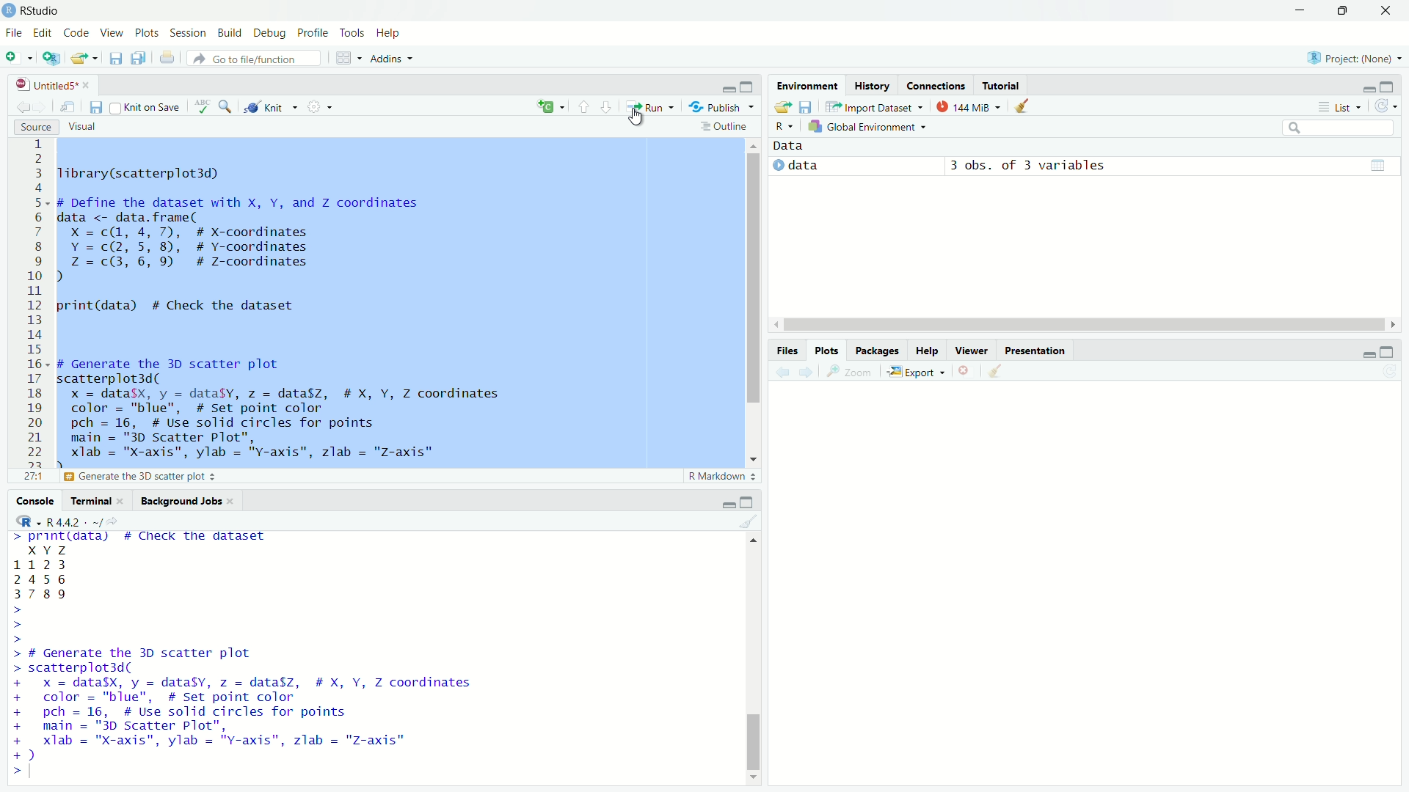 This screenshot has height=792, width=1409. I want to click on maximize, so click(1394, 85).